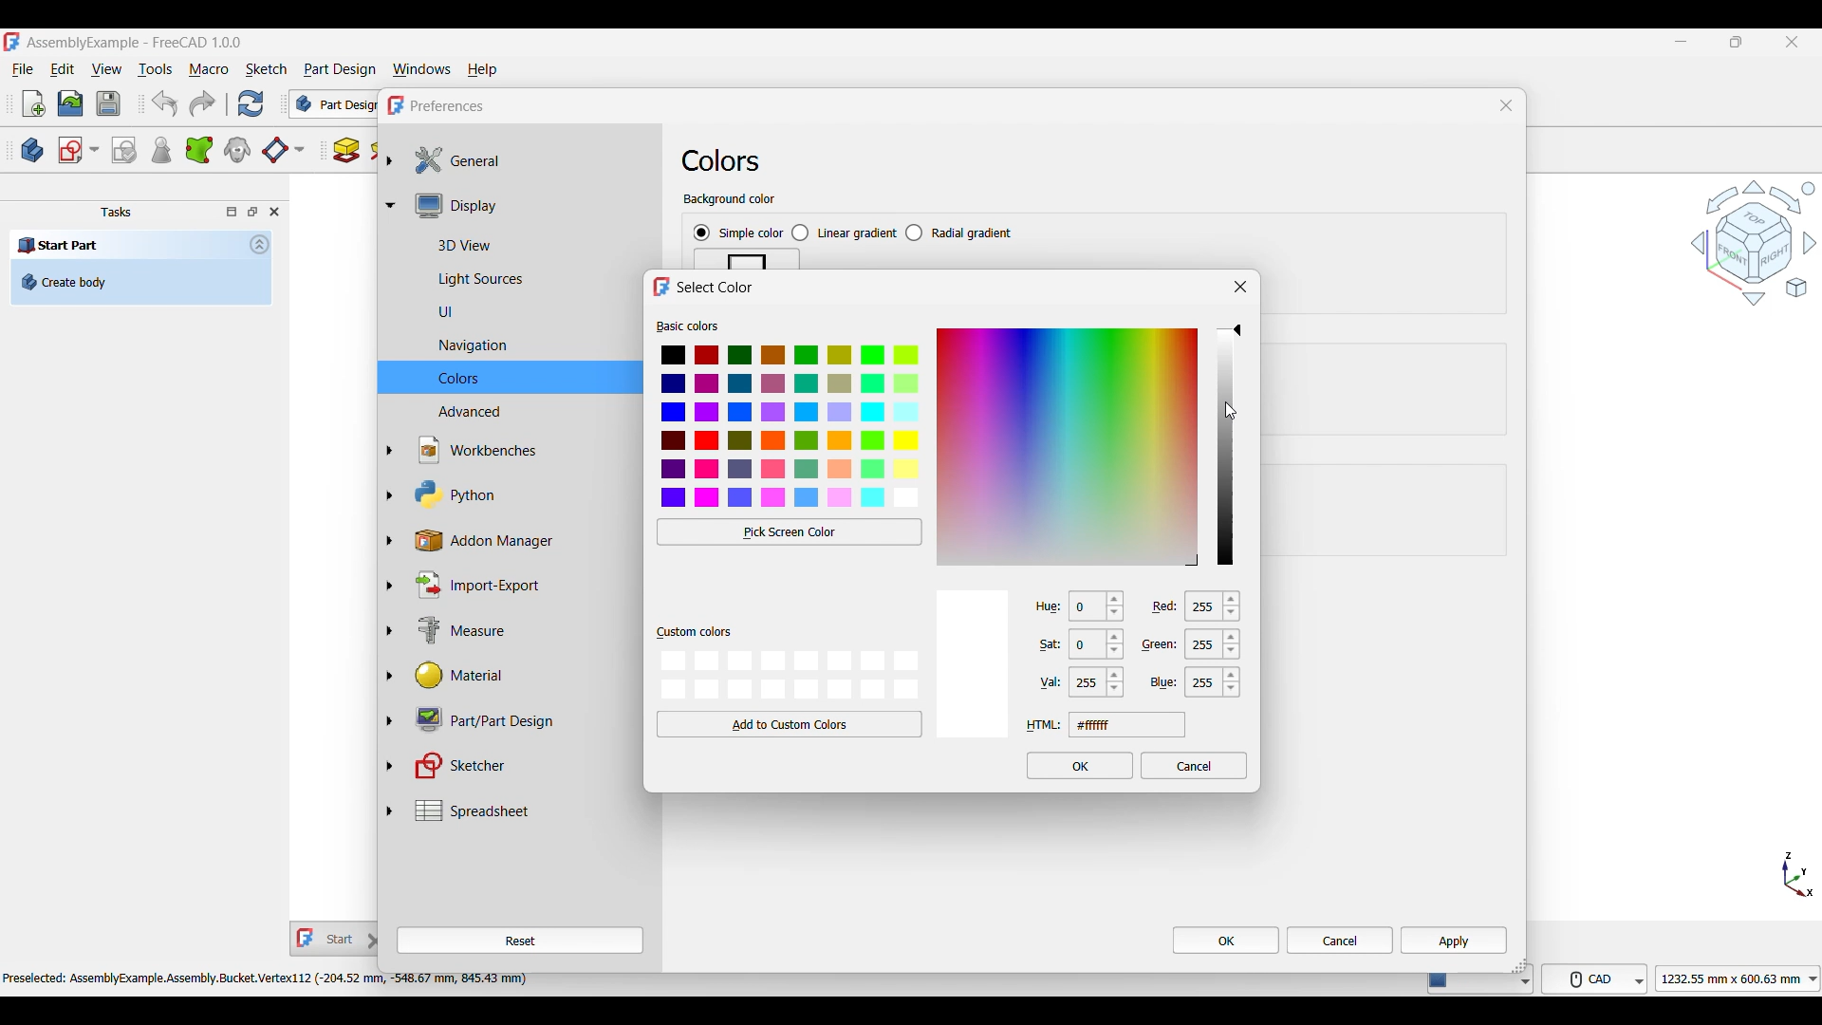  Describe the element at coordinates (79, 150) in the screenshot. I see `Create a sketch options` at that location.